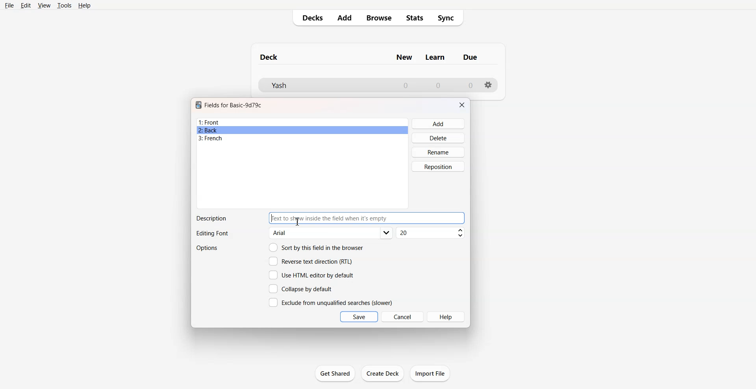 This screenshot has width=756, height=389. Describe the element at coordinates (302, 122) in the screenshot. I see `Front` at that location.